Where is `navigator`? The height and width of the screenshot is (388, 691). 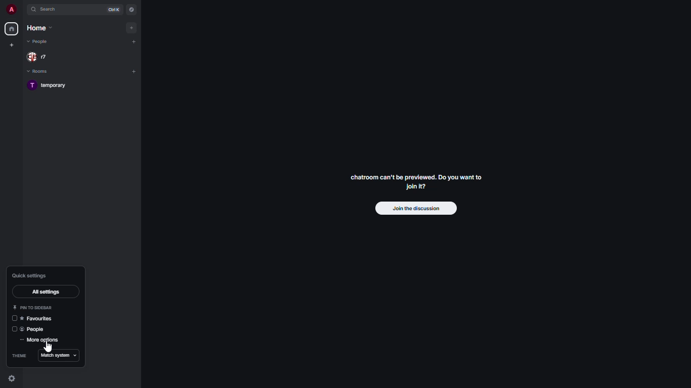
navigator is located at coordinates (131, 9).